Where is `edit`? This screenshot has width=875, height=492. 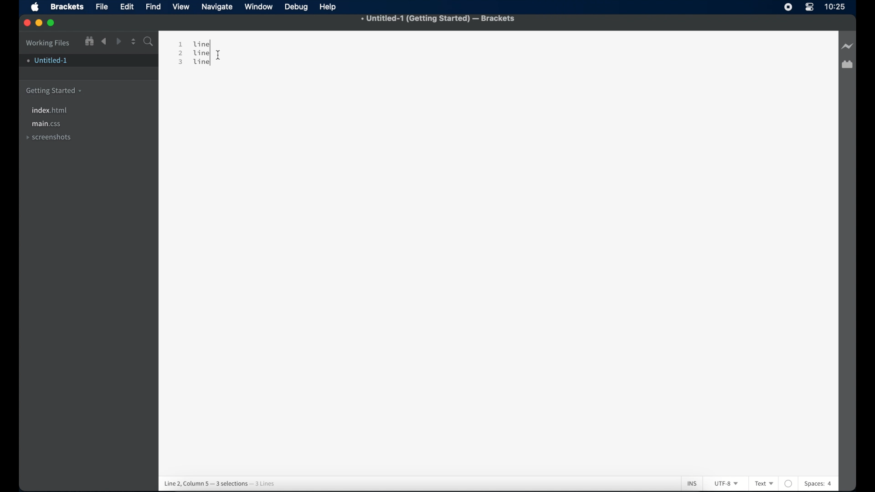 edit is located at coordinates (128, 7).